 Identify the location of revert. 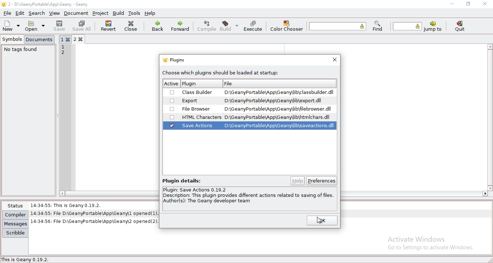
(108, 26).